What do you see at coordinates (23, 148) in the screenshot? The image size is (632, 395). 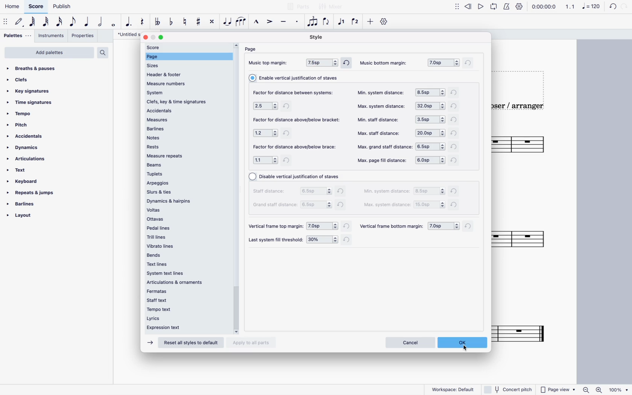 I see `dynamics` at bounding box center [23, 148].